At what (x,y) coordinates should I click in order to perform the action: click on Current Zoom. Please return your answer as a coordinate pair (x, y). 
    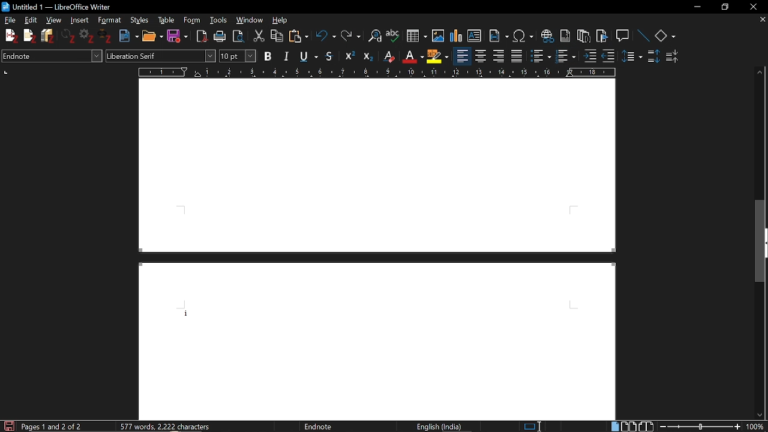
    Looking at the image, I should click on (757, 427).